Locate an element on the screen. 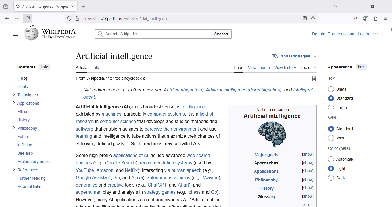  Article is located at coordinates (81, 68).